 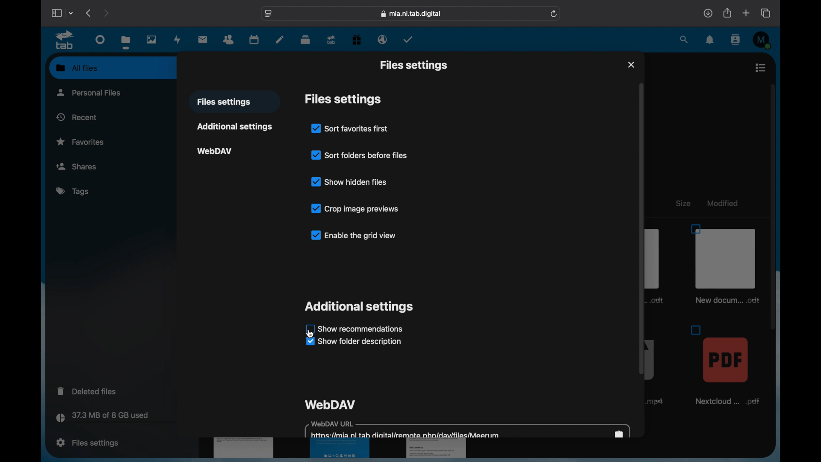 What do you see at coordinates (724, 202) in the screenshot?
I see `modified` at bounding box center [724, 202].